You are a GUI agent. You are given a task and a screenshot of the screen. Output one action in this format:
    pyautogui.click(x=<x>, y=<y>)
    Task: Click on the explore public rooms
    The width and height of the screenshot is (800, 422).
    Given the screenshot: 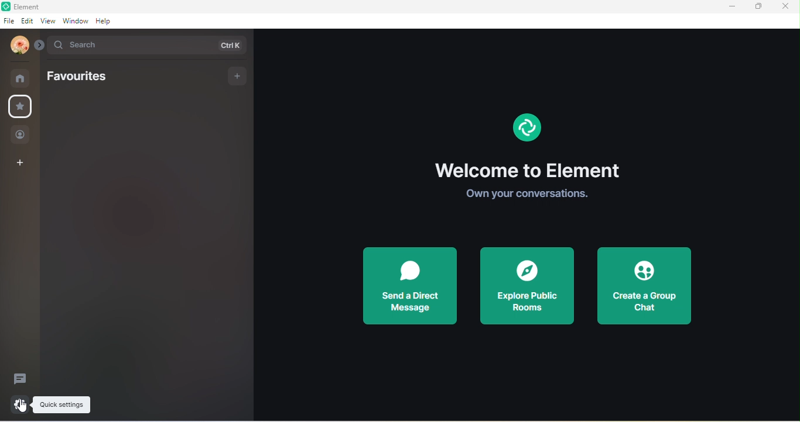 What is the action you would take?
    pyautogui.click(x=528, y=286)
    